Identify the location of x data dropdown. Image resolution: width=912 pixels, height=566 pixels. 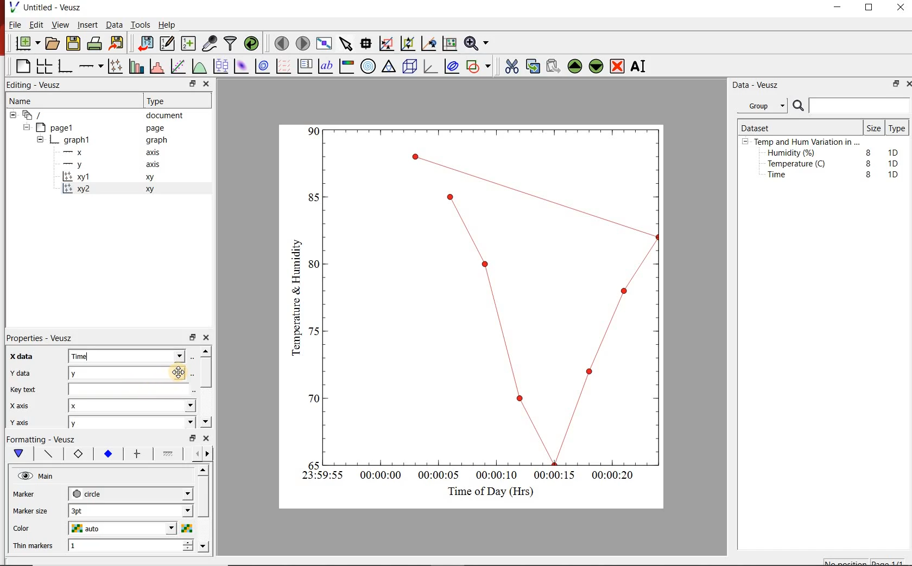
(163, 356).